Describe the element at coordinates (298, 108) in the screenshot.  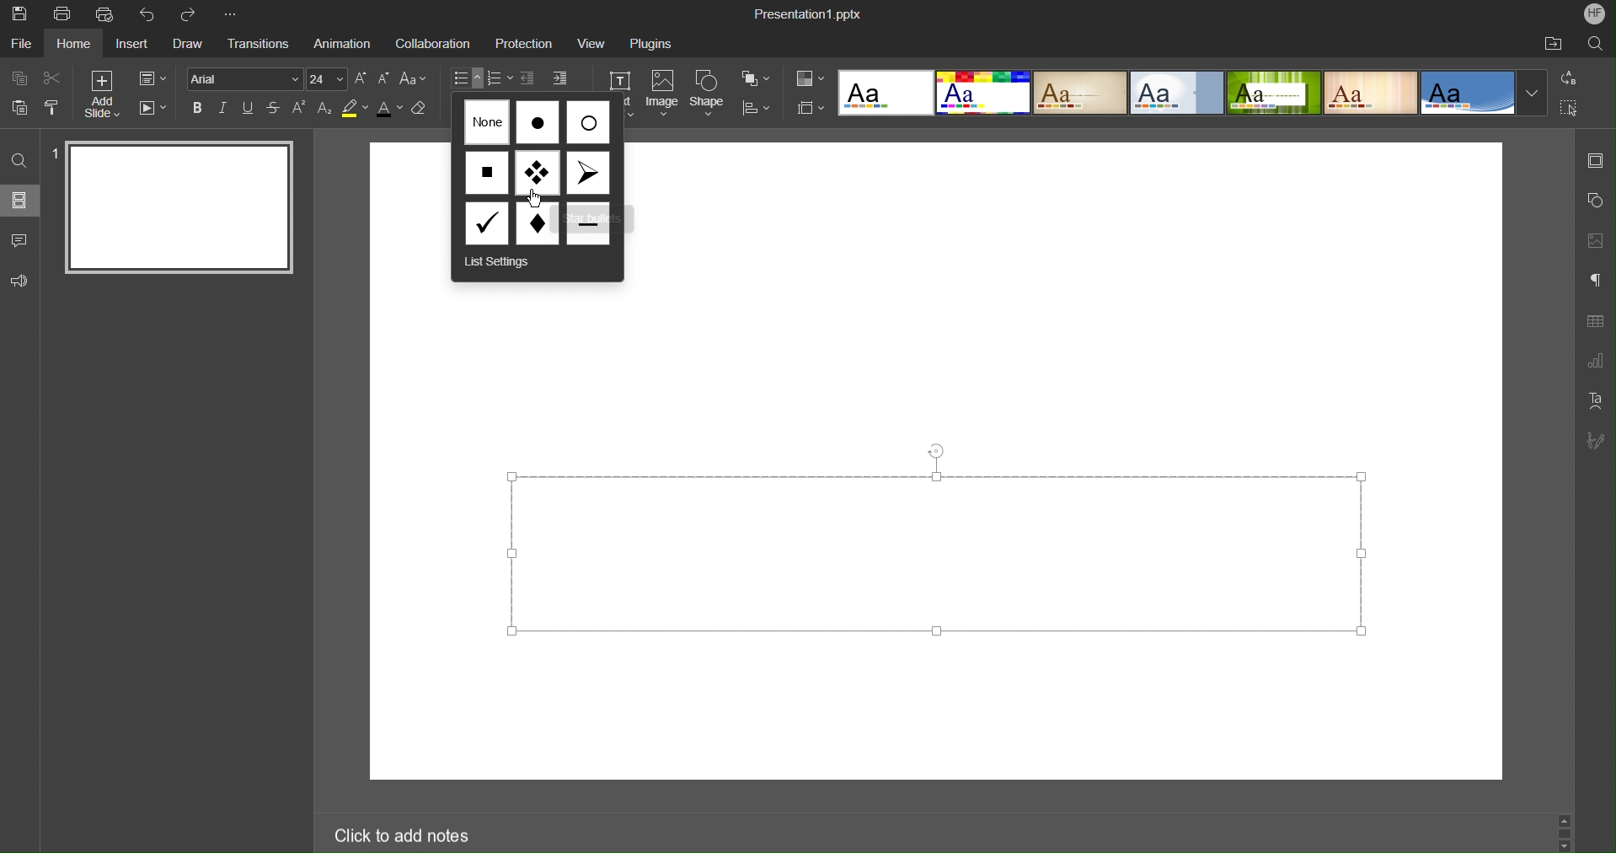
I see `Superscript` at that location.